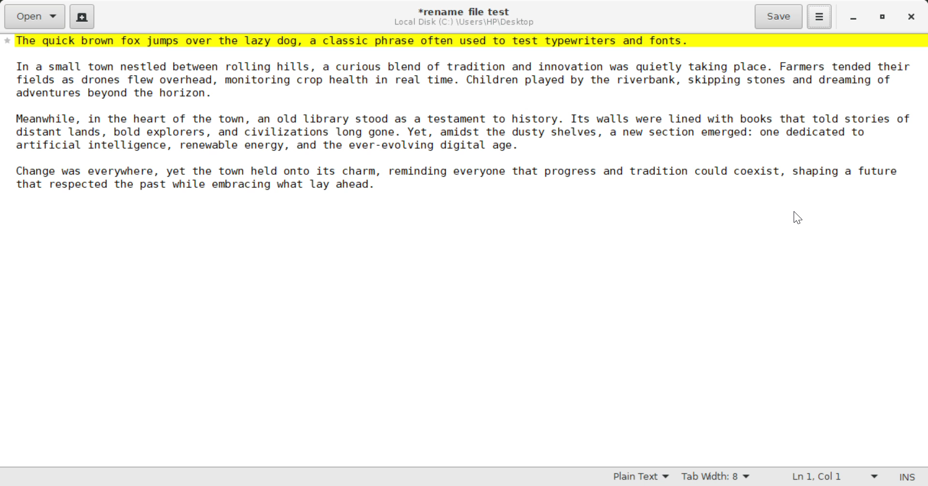 Image resolution: width=928 pixels, height=486 pixels. I want to click on Line & Character Count, so click(831, 476).